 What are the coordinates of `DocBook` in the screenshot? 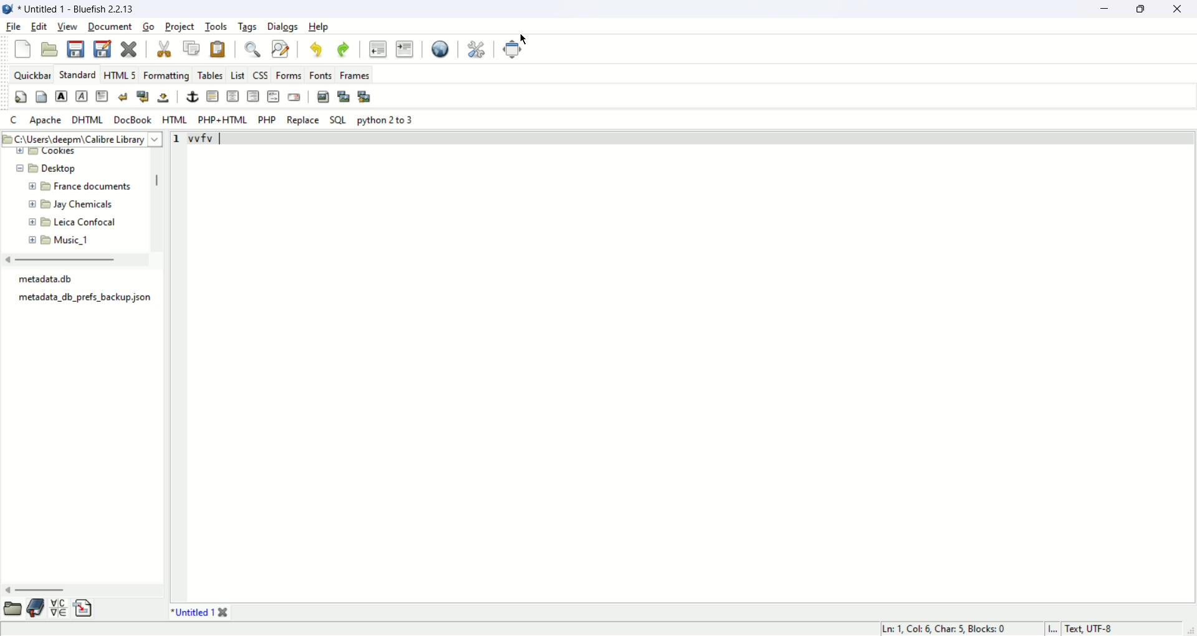 It's located at (132, 120).